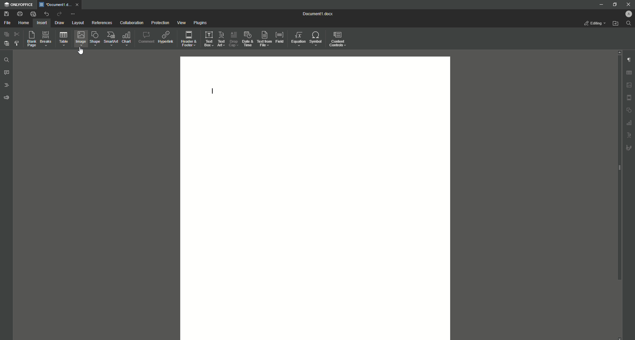 This screenshot has width=635, height=340. I want to click on Find, so click(7, 60).